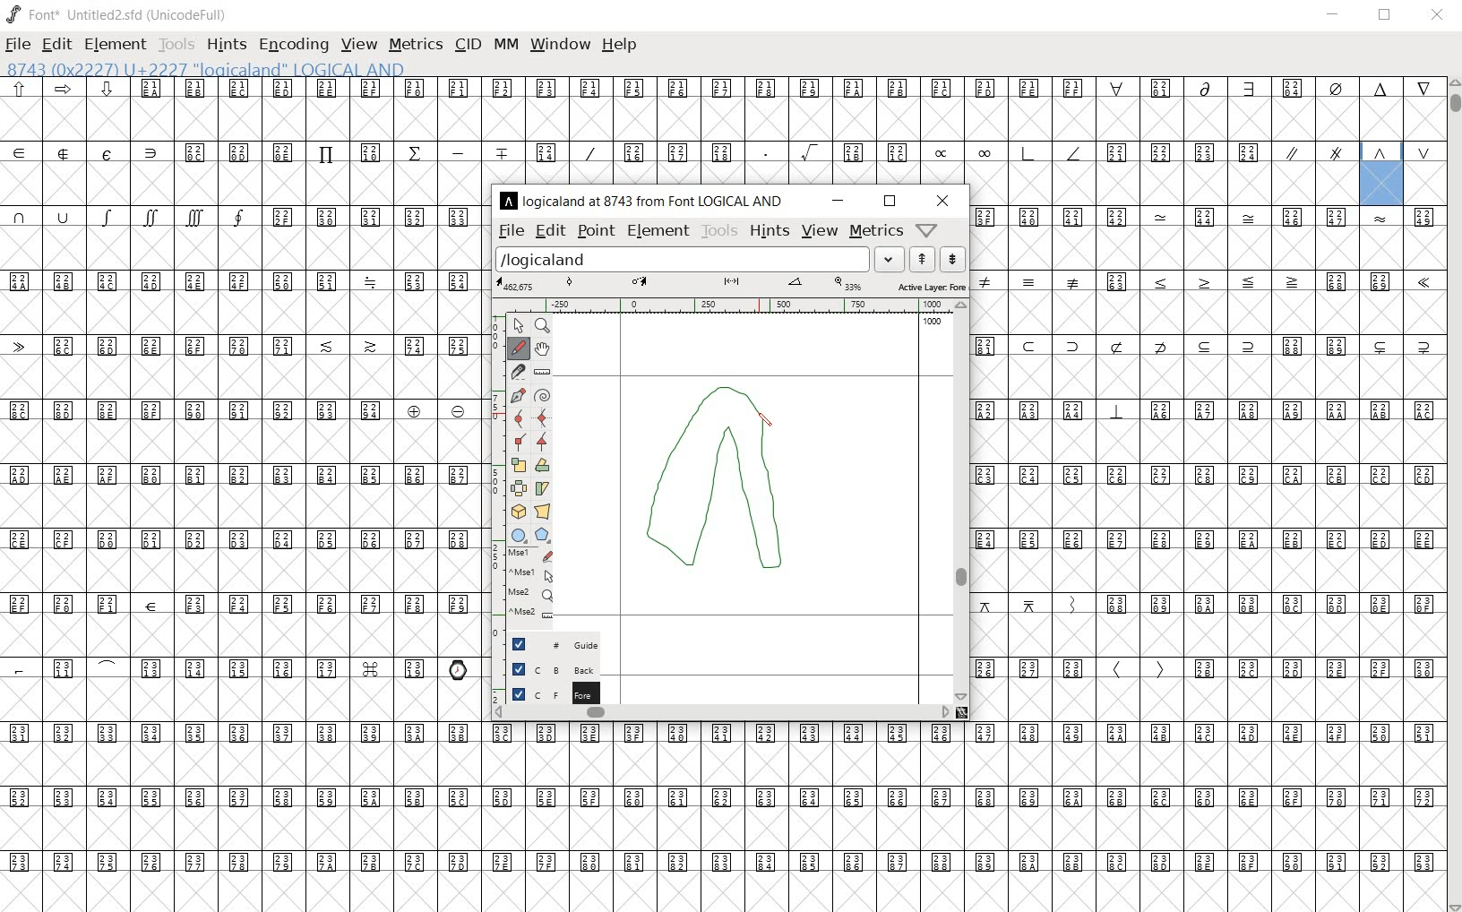 Image resolution: width=1462 pixels, height=912 pixels. Describe the element at coordinates (699, 258) in the screenshot. I see `load word list` at that location.